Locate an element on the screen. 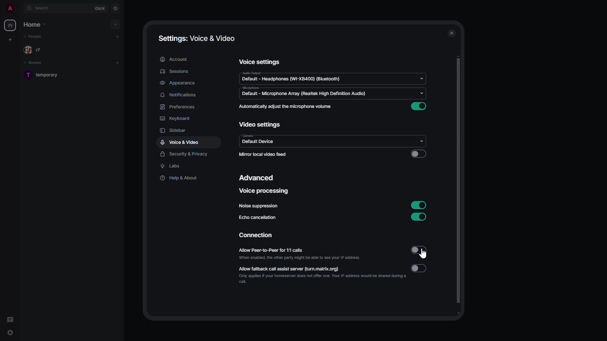 Image resolution: width=607 pixels, height=341 pixels. disabled is located at coordinates (419, 250).